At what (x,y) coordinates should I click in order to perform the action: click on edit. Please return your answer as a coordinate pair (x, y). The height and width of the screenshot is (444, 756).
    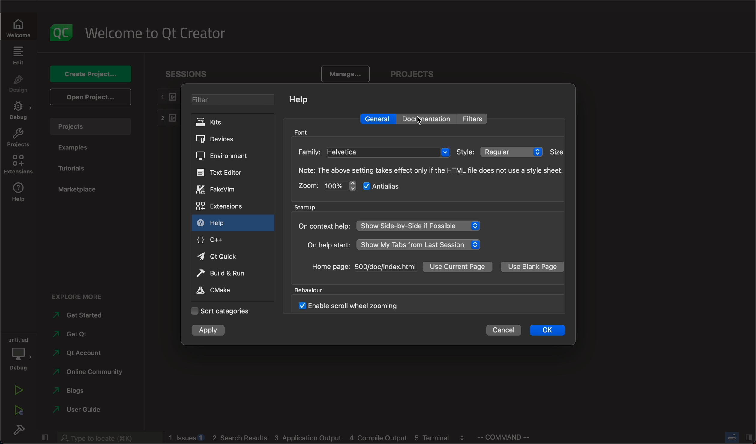
    Looking at the image, I should click on (20, 57).